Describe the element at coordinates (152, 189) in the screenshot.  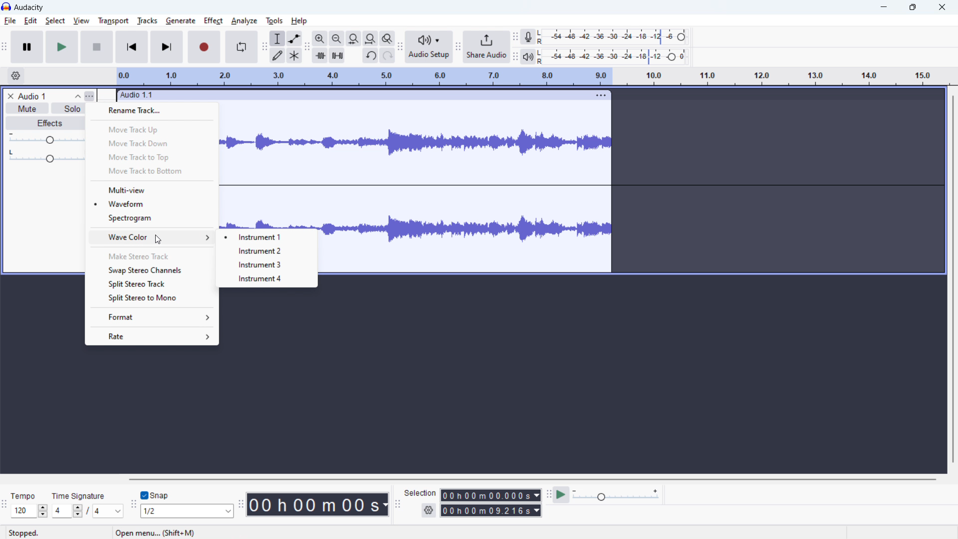
I see `multi-view` at that location.